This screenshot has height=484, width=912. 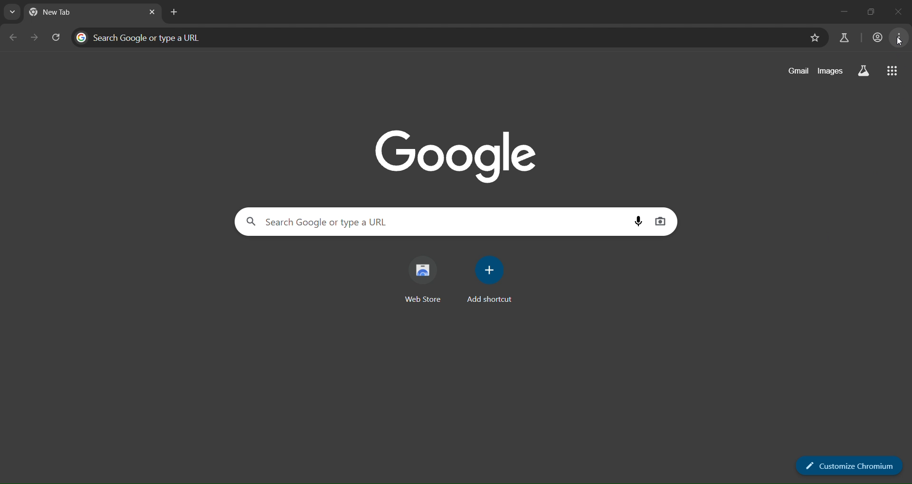 I want to click on Google , so click(x=454, y=153).